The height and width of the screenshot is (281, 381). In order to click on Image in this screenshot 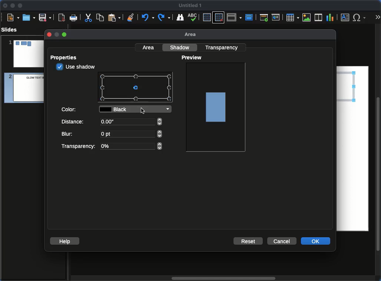, I will do `click(216, 106)`.